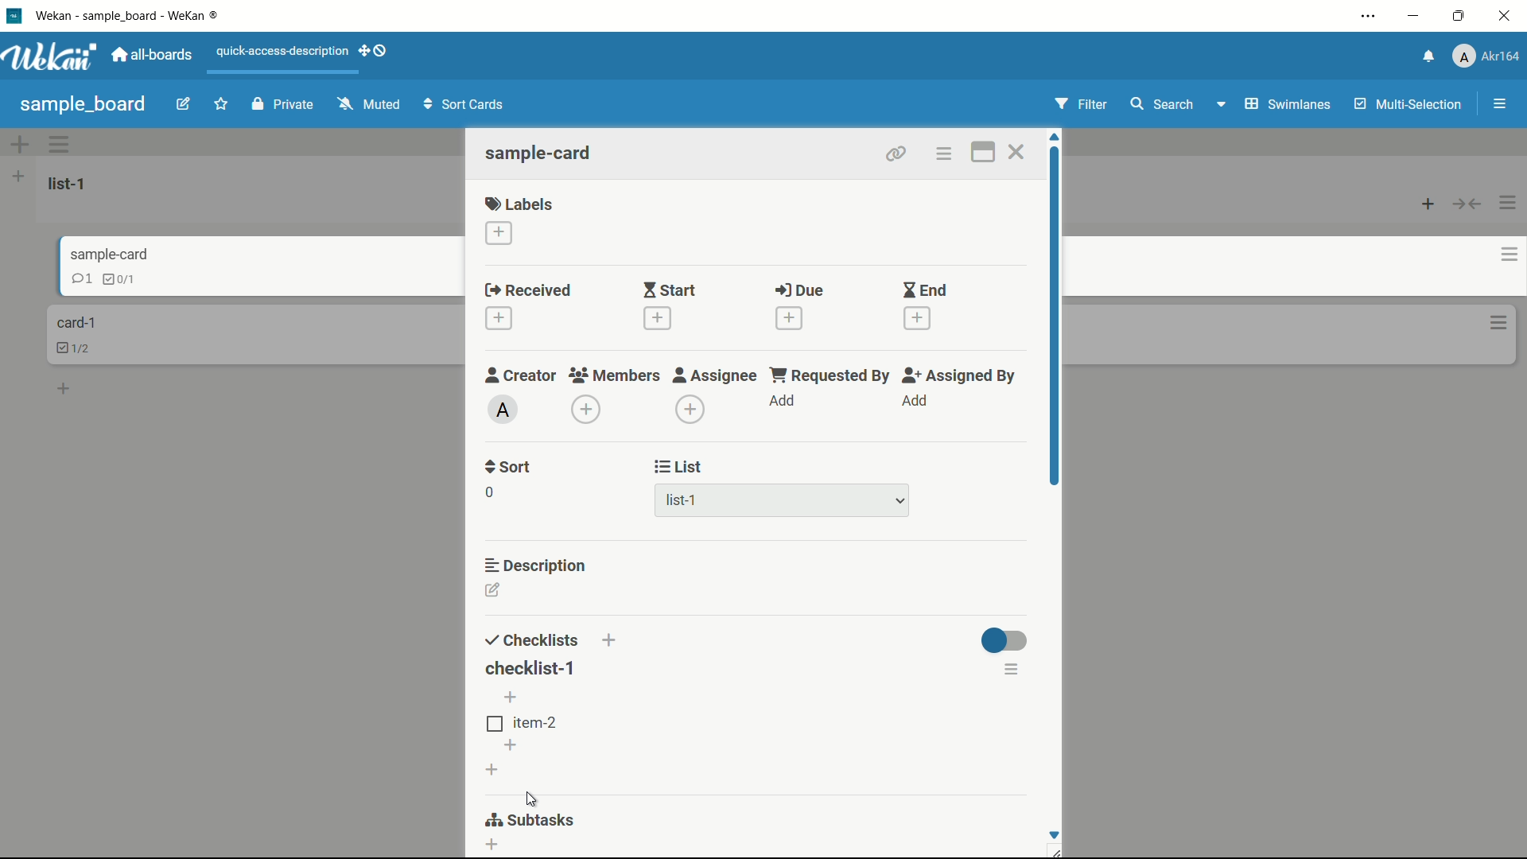 The width and height of the screenshot is (1527, 859). Describe the element at coordinates (612, 641) in the screenshot. I see `add checklist` at that location.